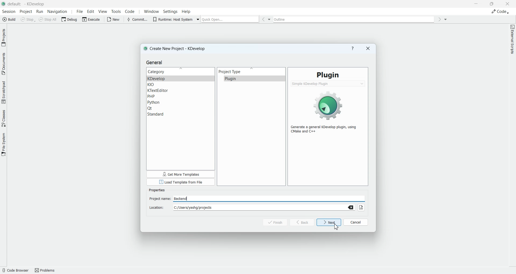 Image resolution: width=516 pixels, height=274 pixels. Describe the element at coordinates (181, 114) in the screenshot. I see `Standard` at that location.